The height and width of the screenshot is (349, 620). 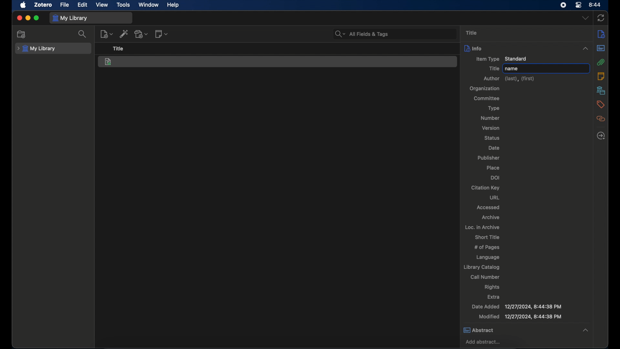 What do you see at coordinates (484, 342) in the screenshot?
I see `add abstract` at bounding box center [484, 342].